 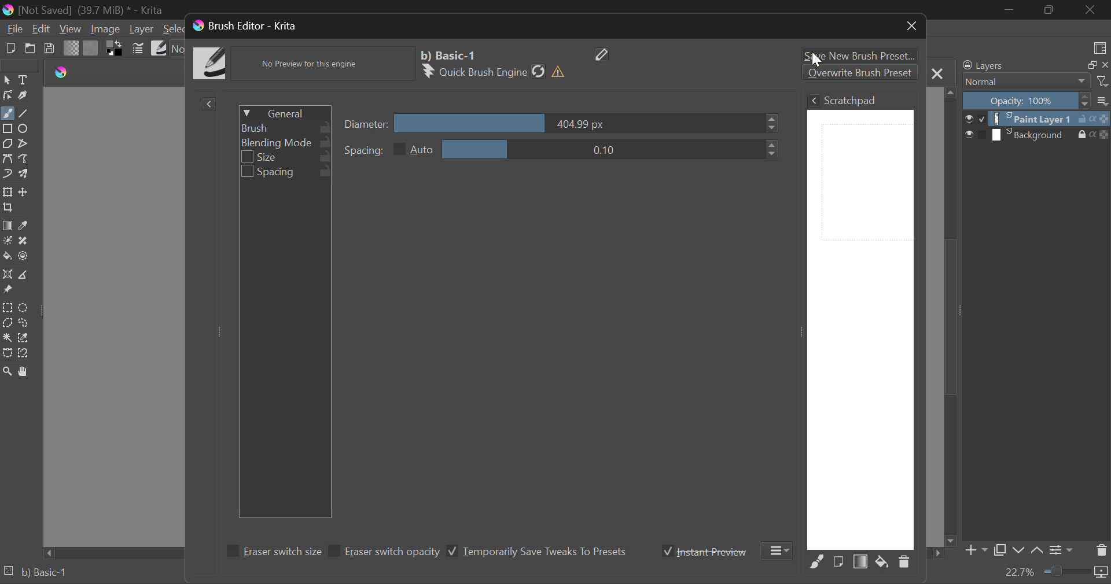 I want to click on Gradient, so click(x=72, y=48).